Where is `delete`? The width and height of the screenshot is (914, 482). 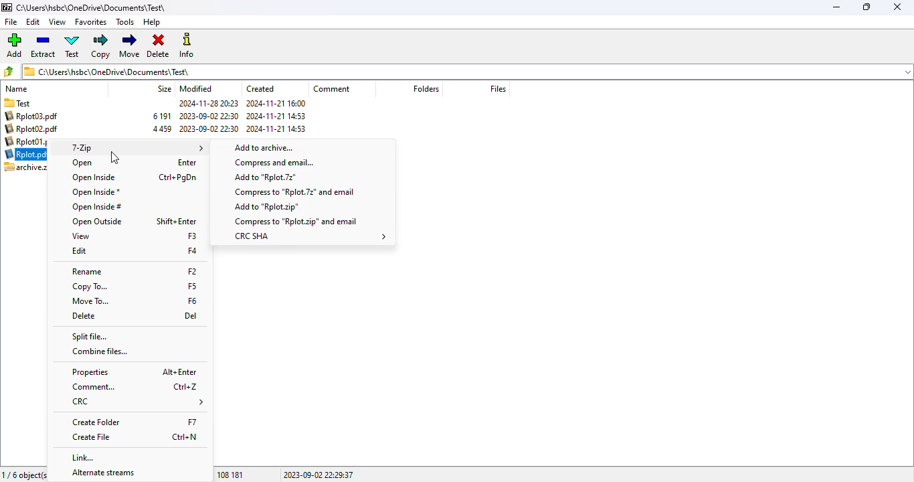
delete is located at coordinates (84, 316).